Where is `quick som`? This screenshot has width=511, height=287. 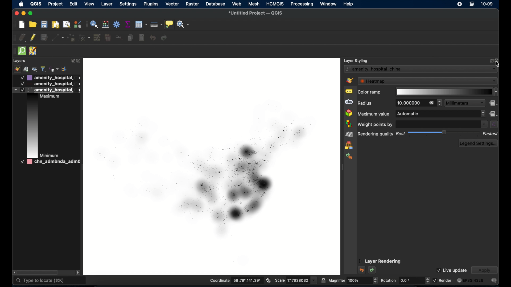
quick som is located at coordinates (22, 51).